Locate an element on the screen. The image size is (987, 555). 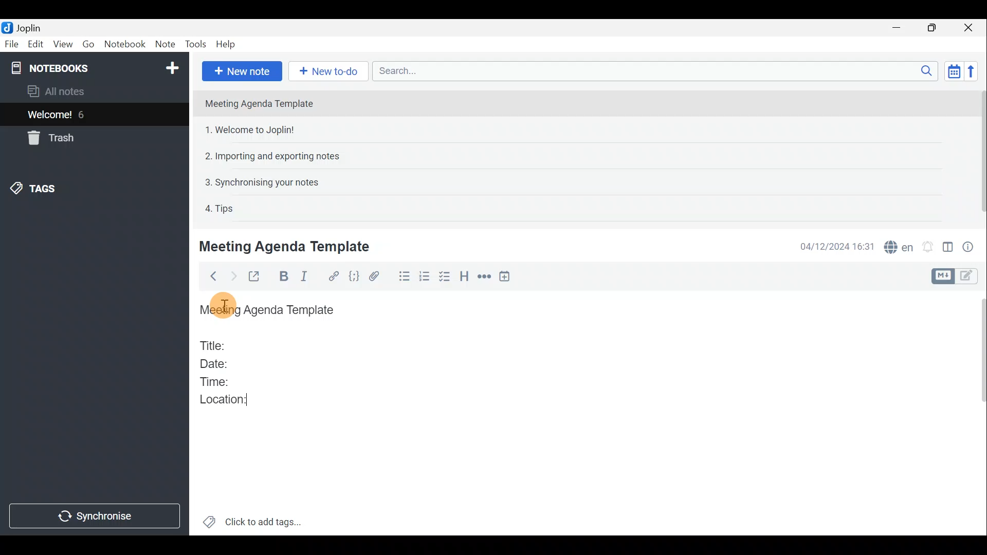
Set alarm is located at coordinates (929, 247).